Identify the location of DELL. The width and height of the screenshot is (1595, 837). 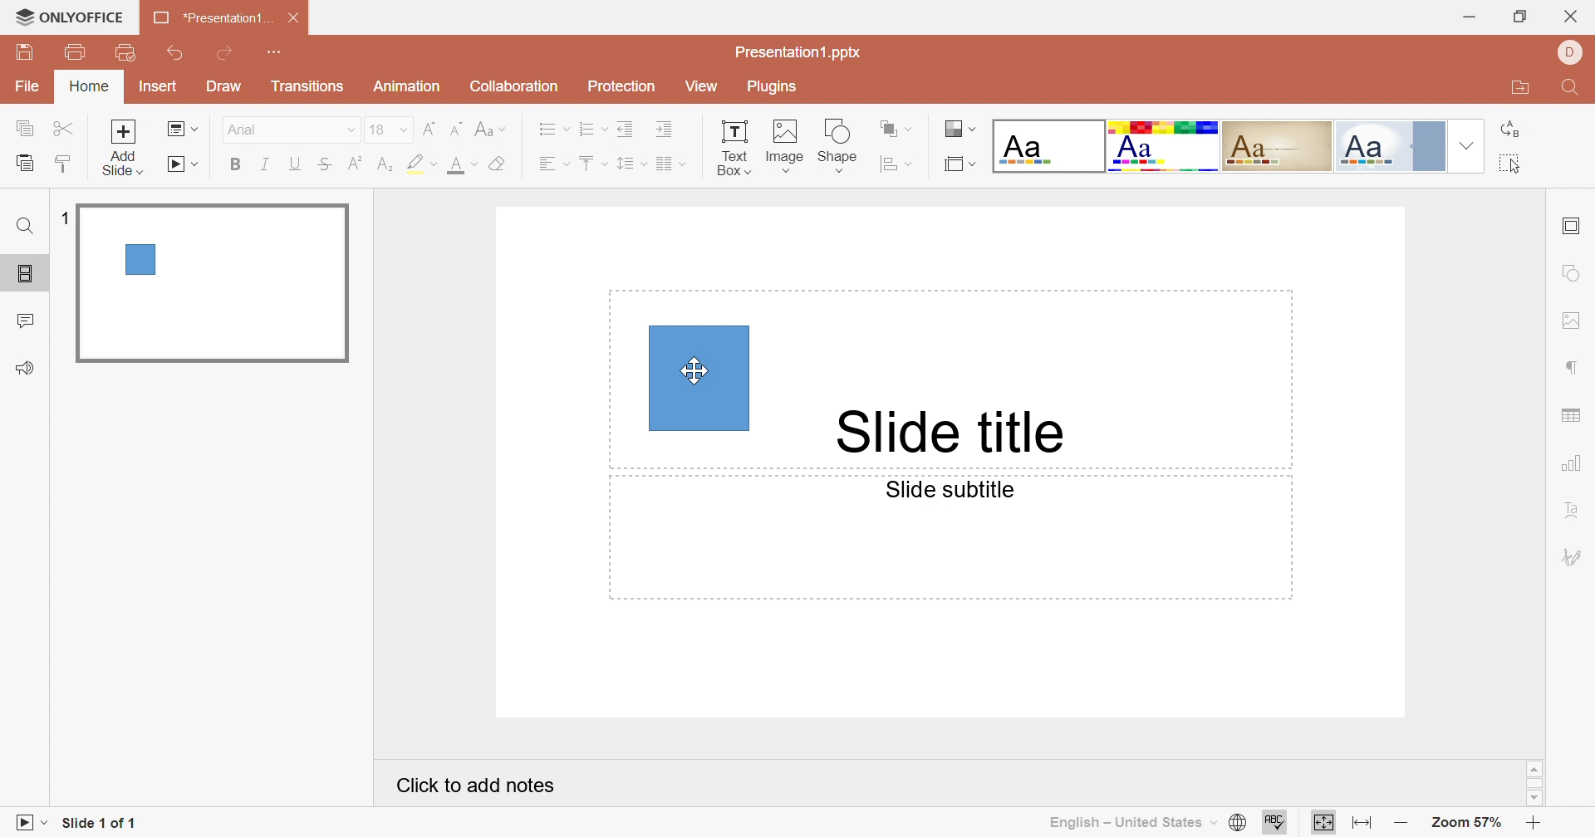
(1567, 52).